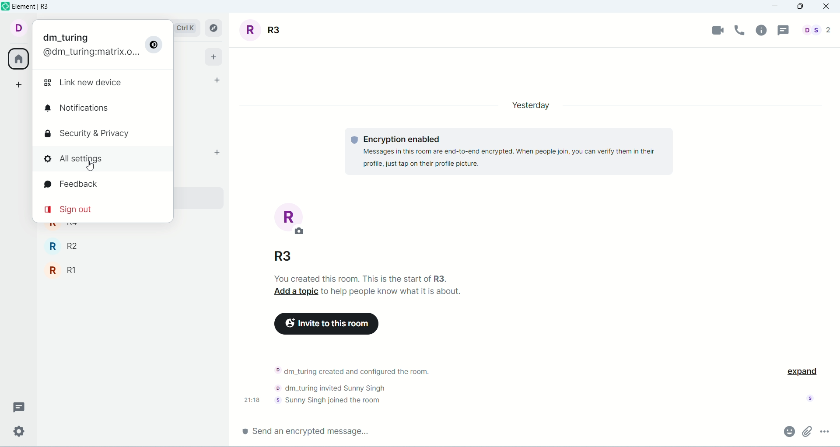 The height and width of the screenshot is (447, 840). What do you see at coordinates (253, 399) in the screenshot?
I see `time` at bounding box center [253, 399].